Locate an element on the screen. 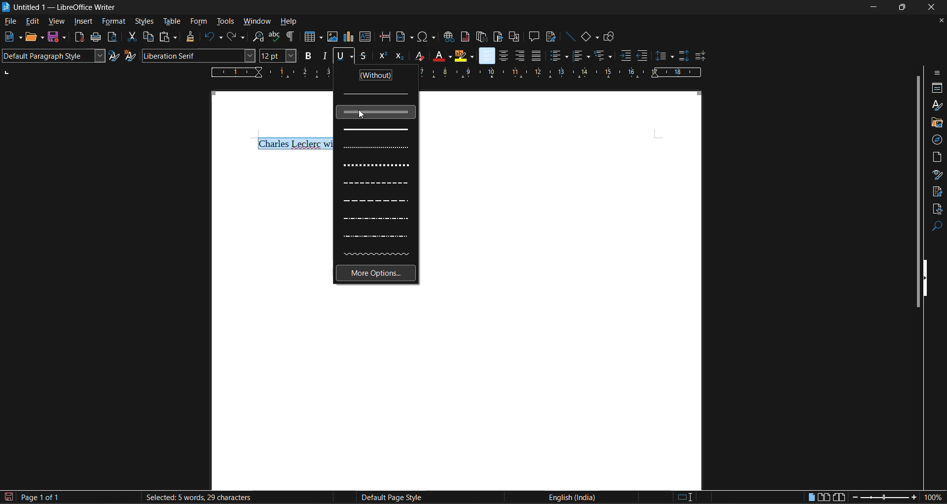 Image resolution: width=947 pixels, height=504 pixels. insert image is located at coordinates (331, 37).